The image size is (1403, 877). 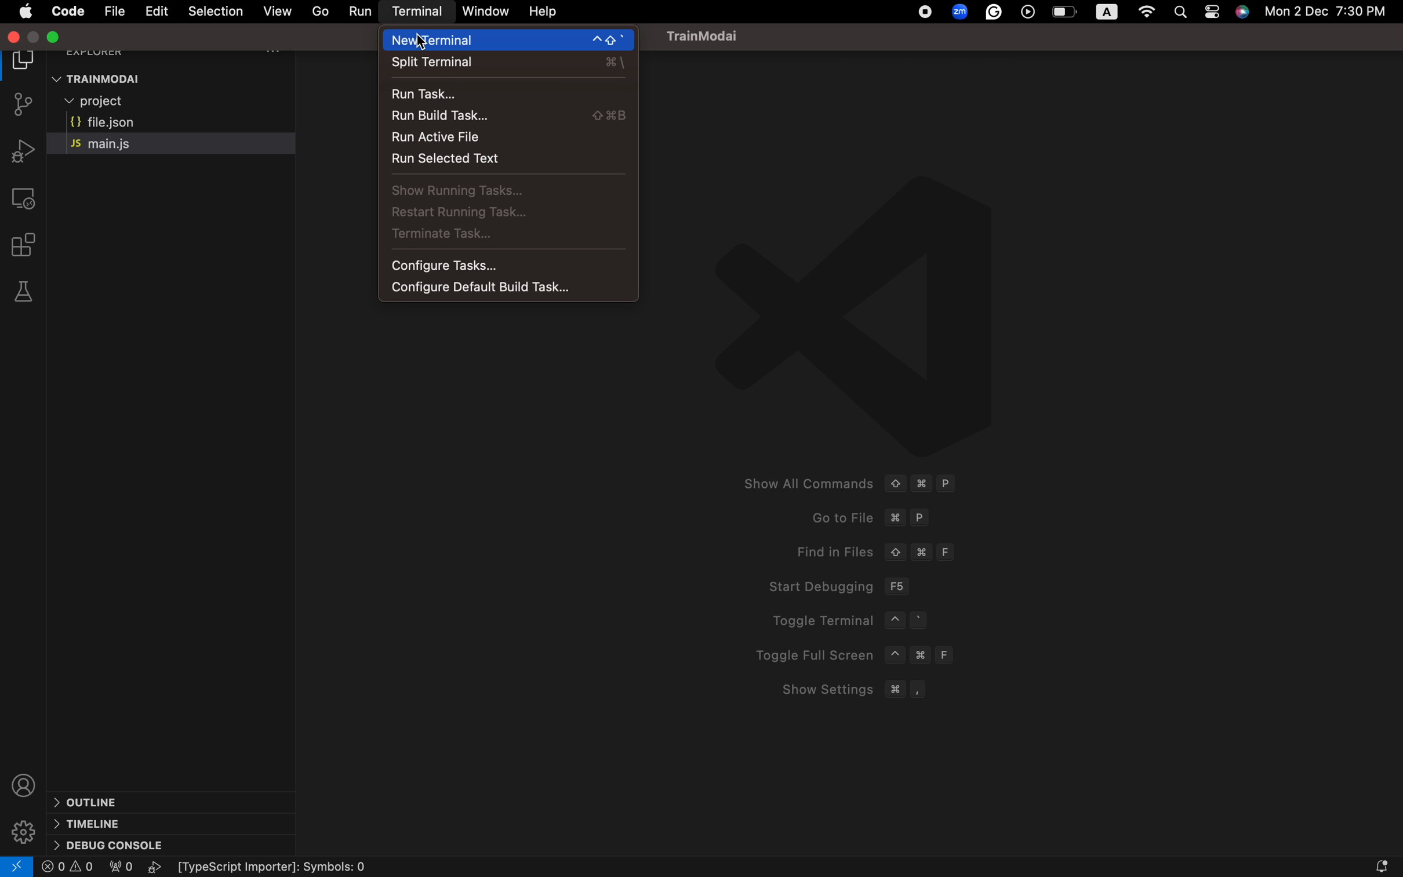 I want to click on Toggle Terminal, so click(x=866, y=621).